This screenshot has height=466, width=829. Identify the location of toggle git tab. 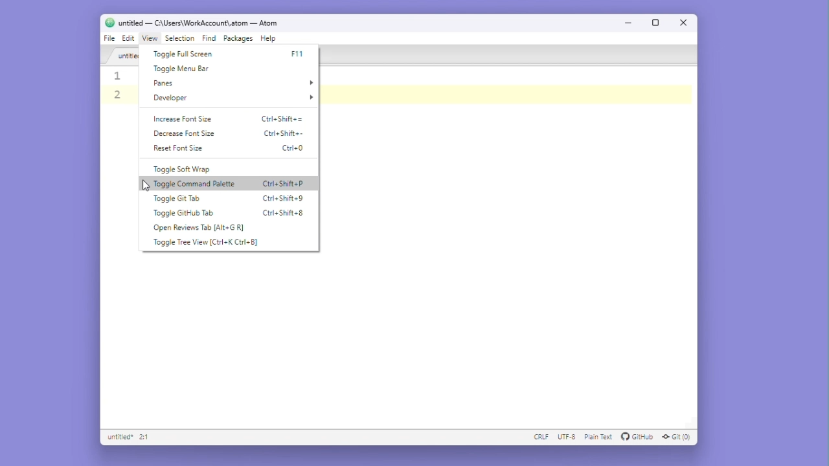
(177, 199).